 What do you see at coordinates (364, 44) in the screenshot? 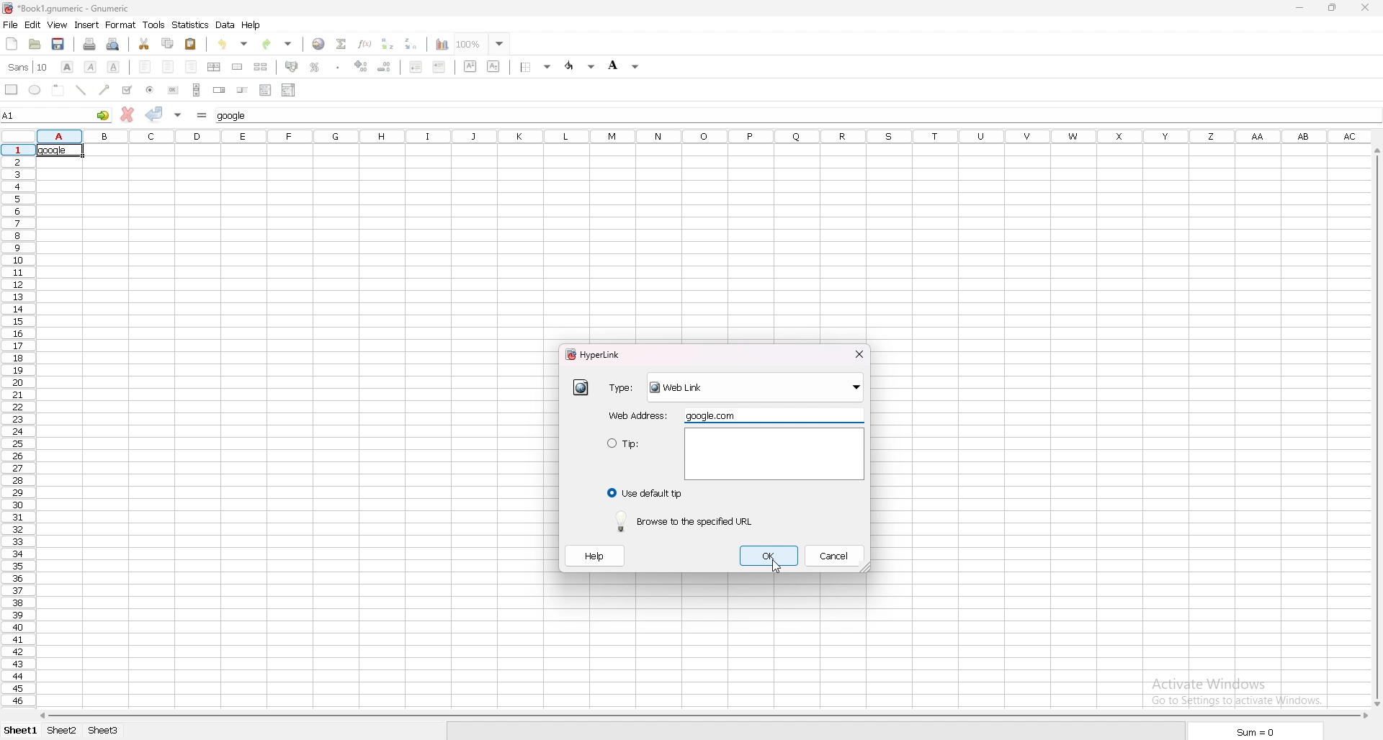
I see `function` at bounding box center [364, 44].